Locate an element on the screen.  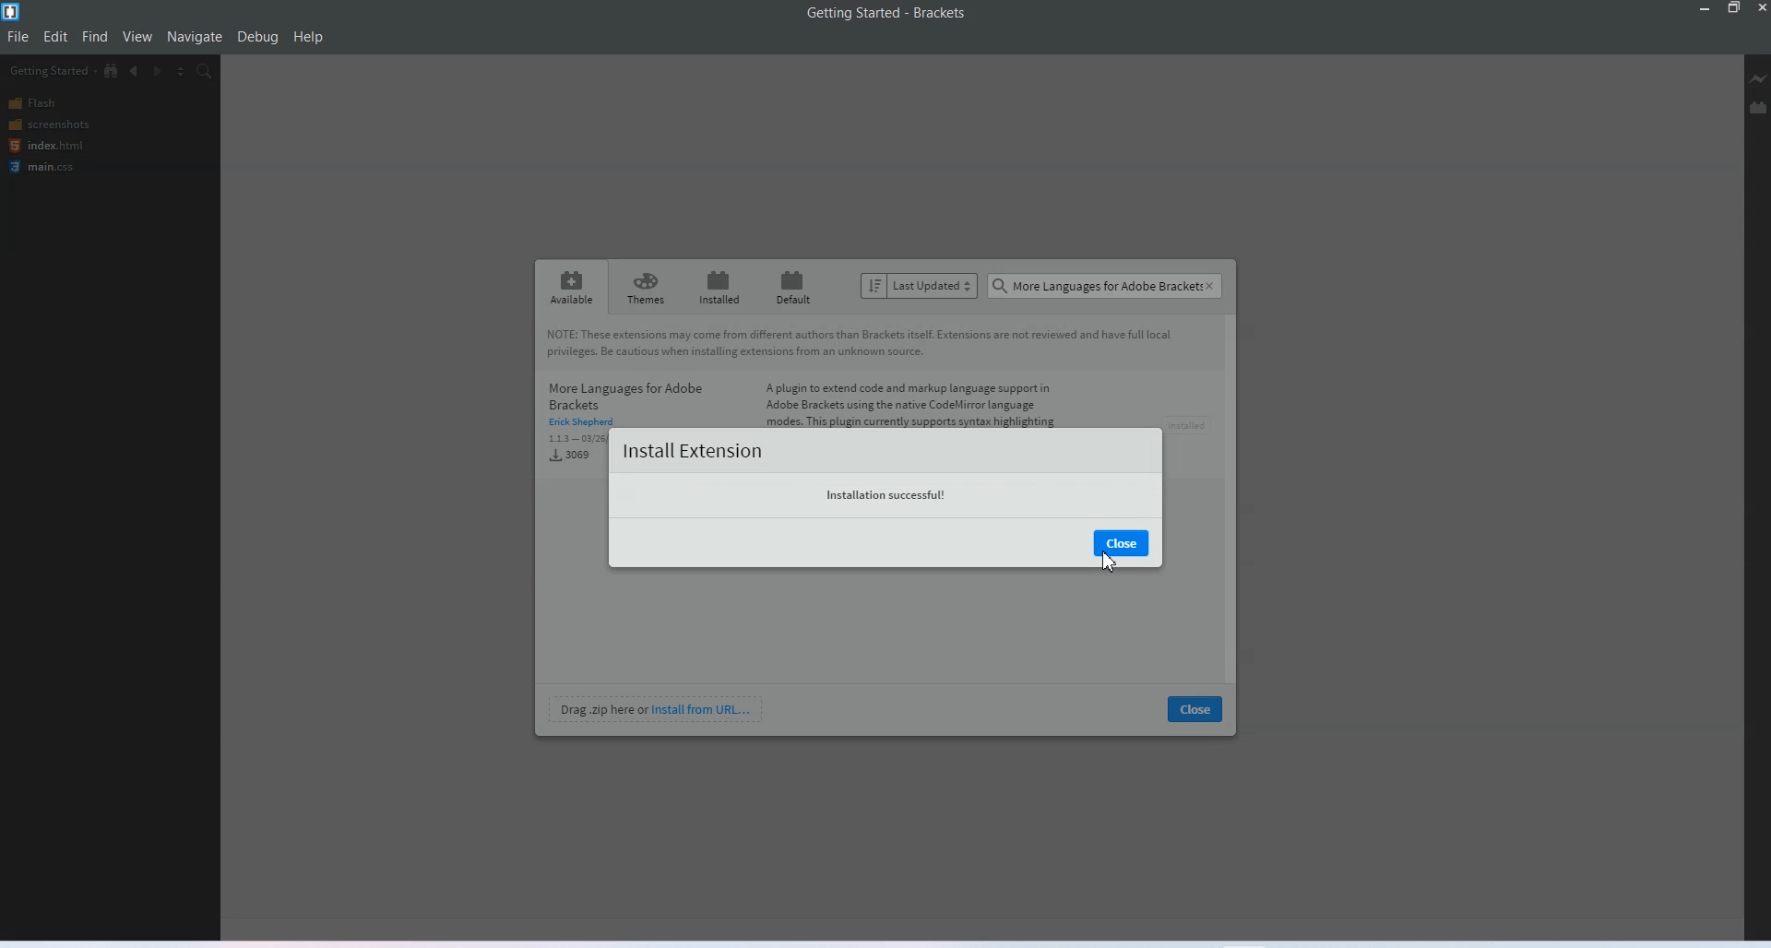
theme is located at coordinates (648, 287).